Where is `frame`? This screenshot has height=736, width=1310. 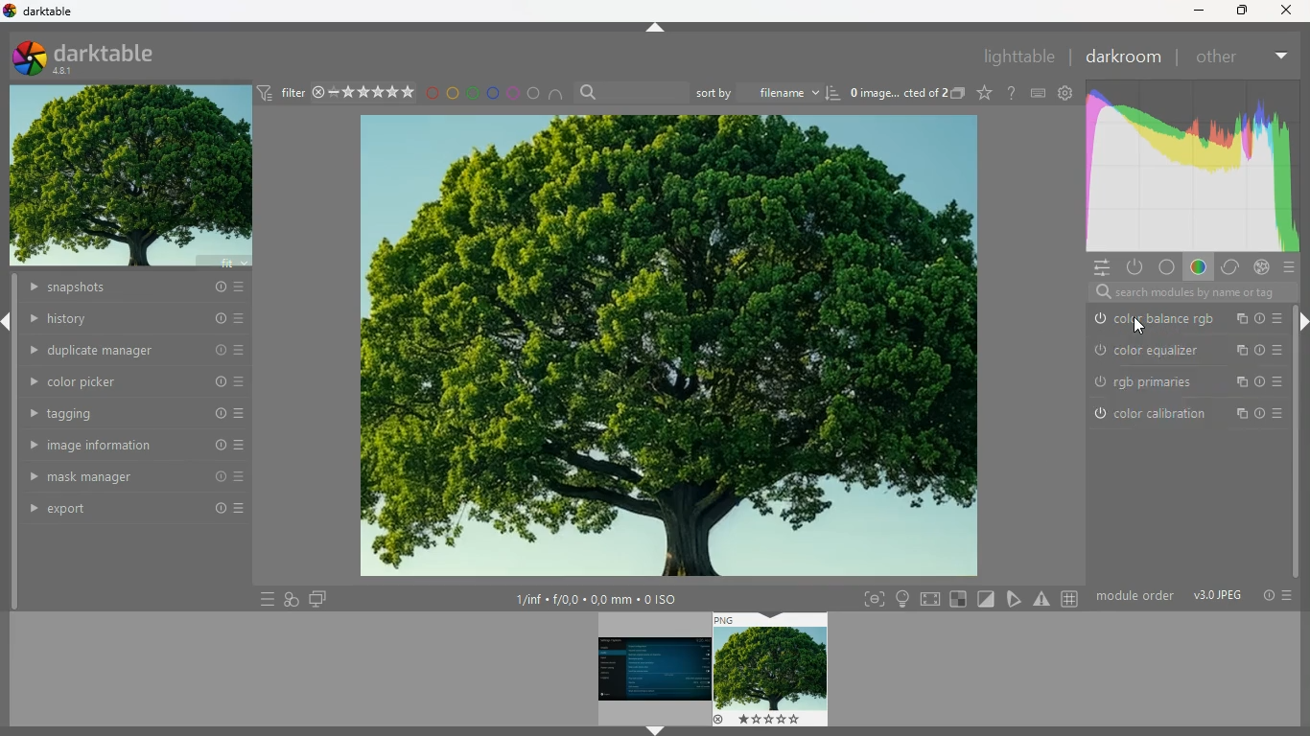 frame is located at coordinates (870, 600).